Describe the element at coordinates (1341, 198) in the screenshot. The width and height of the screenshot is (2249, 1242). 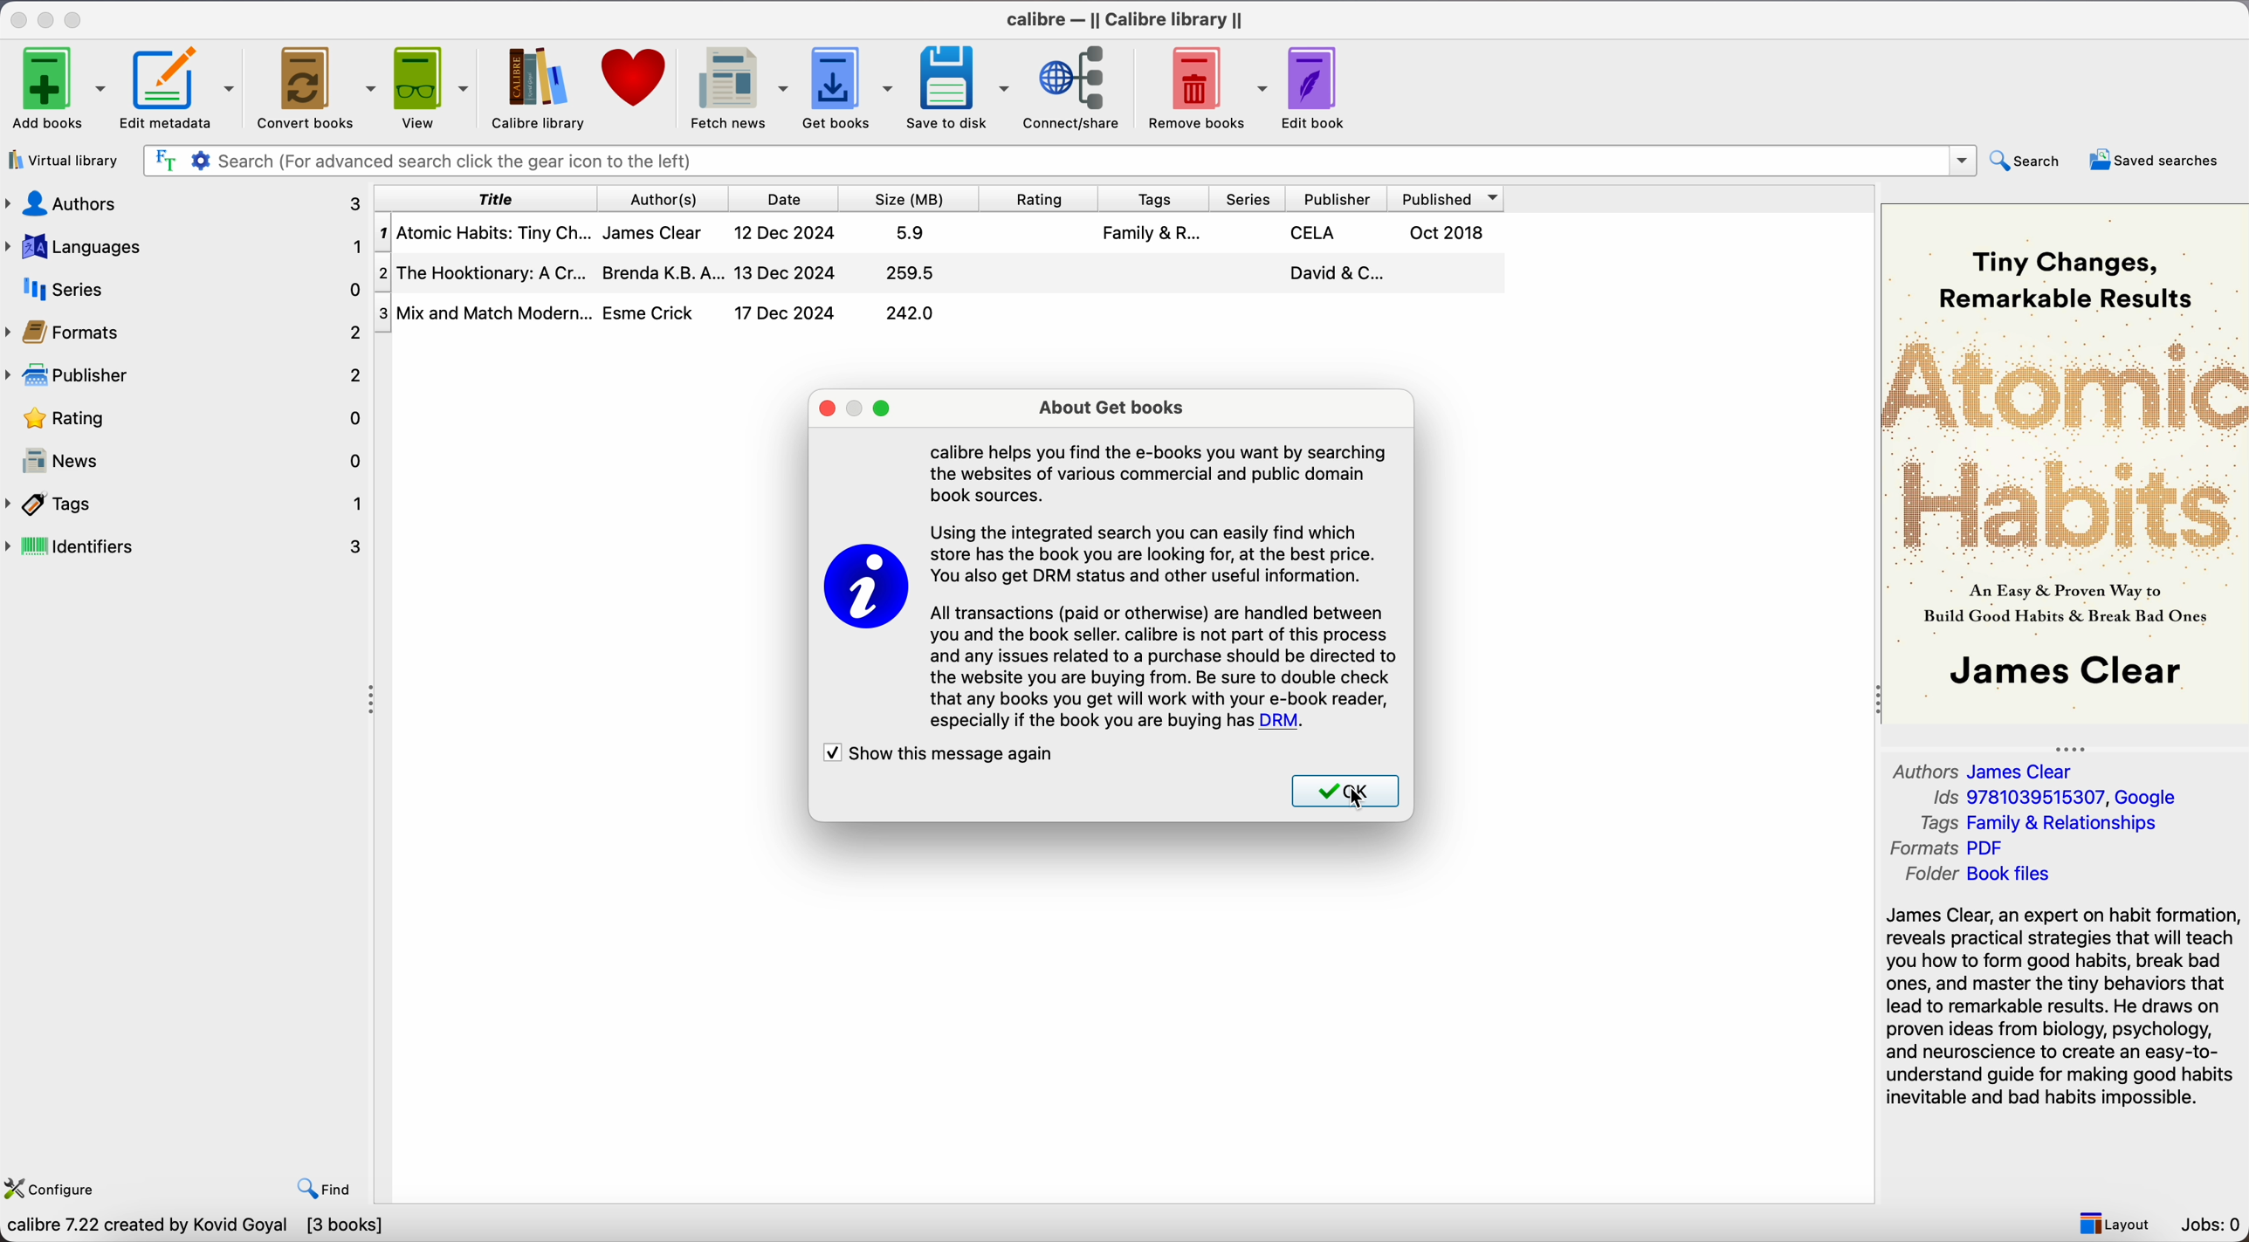
I see `publisher` at that location.